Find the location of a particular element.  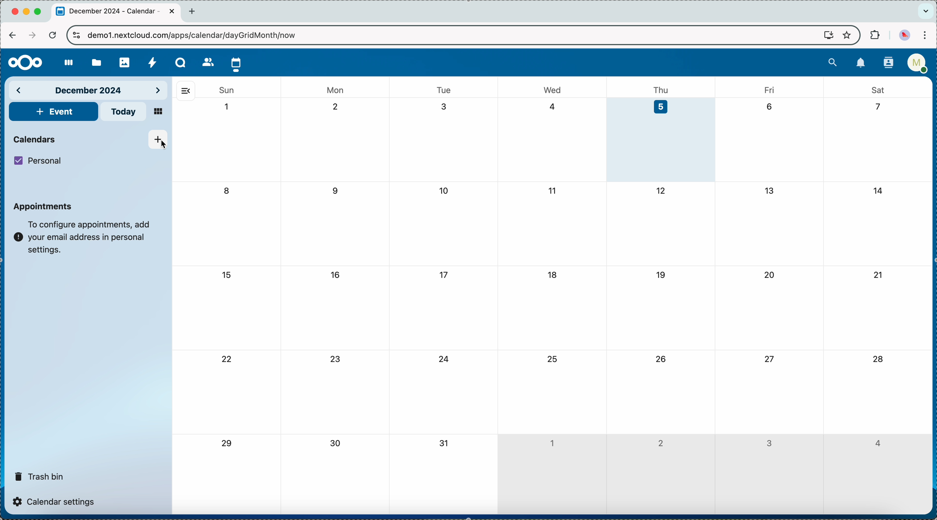

files is located at coordinates (95, 61).